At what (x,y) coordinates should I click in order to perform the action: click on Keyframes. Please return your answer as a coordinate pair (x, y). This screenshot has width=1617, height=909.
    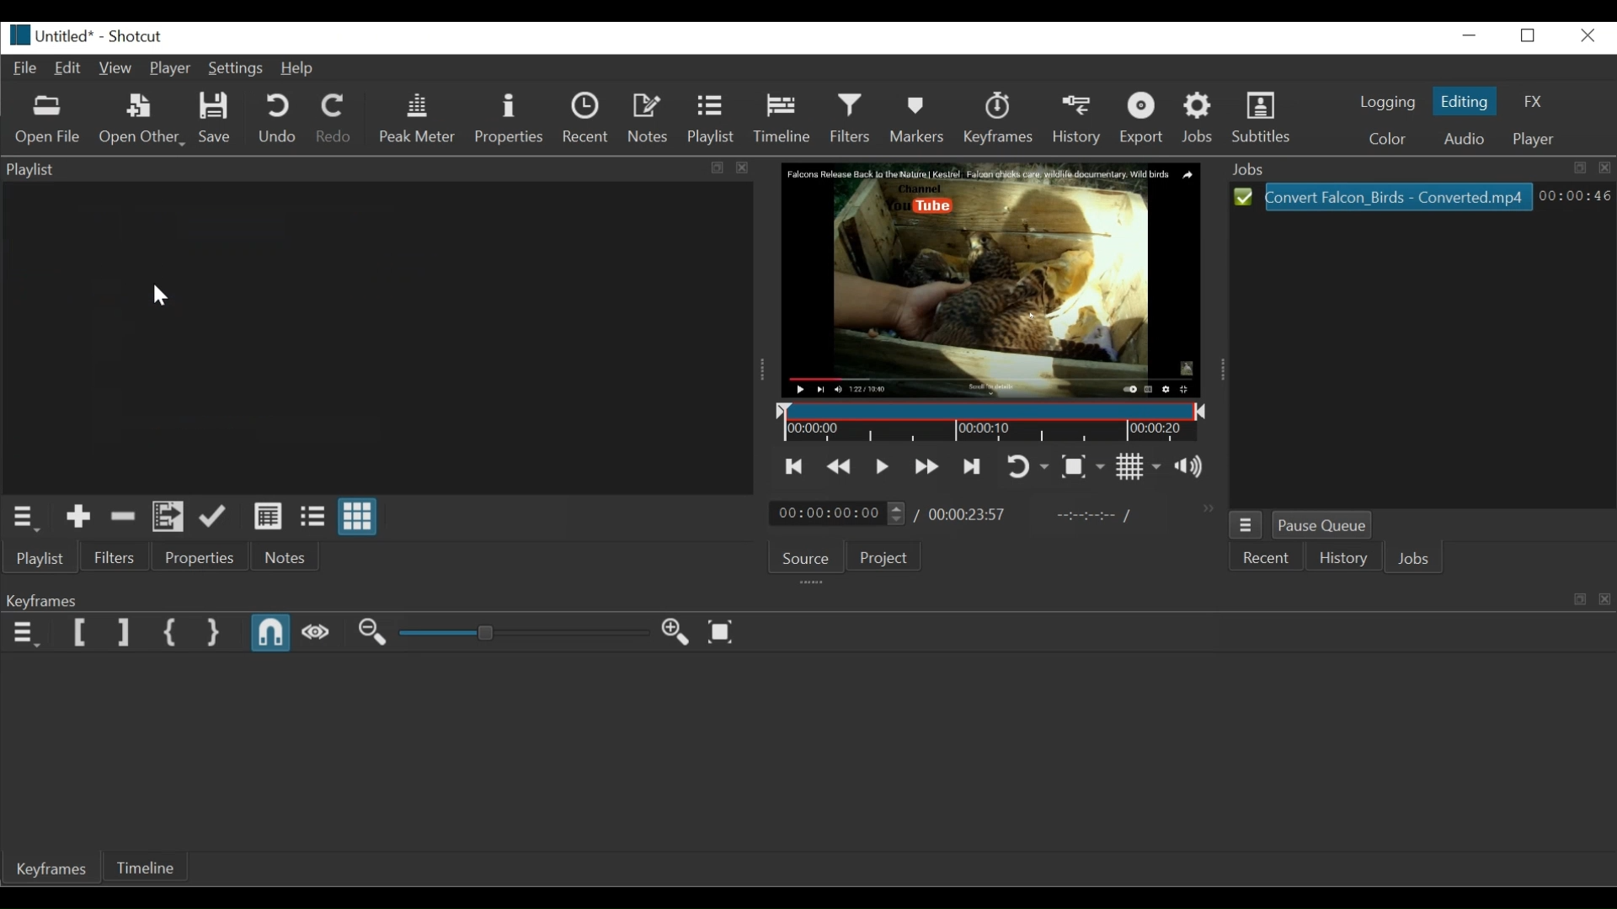
    Looking at the image, I should click on (999, 118).